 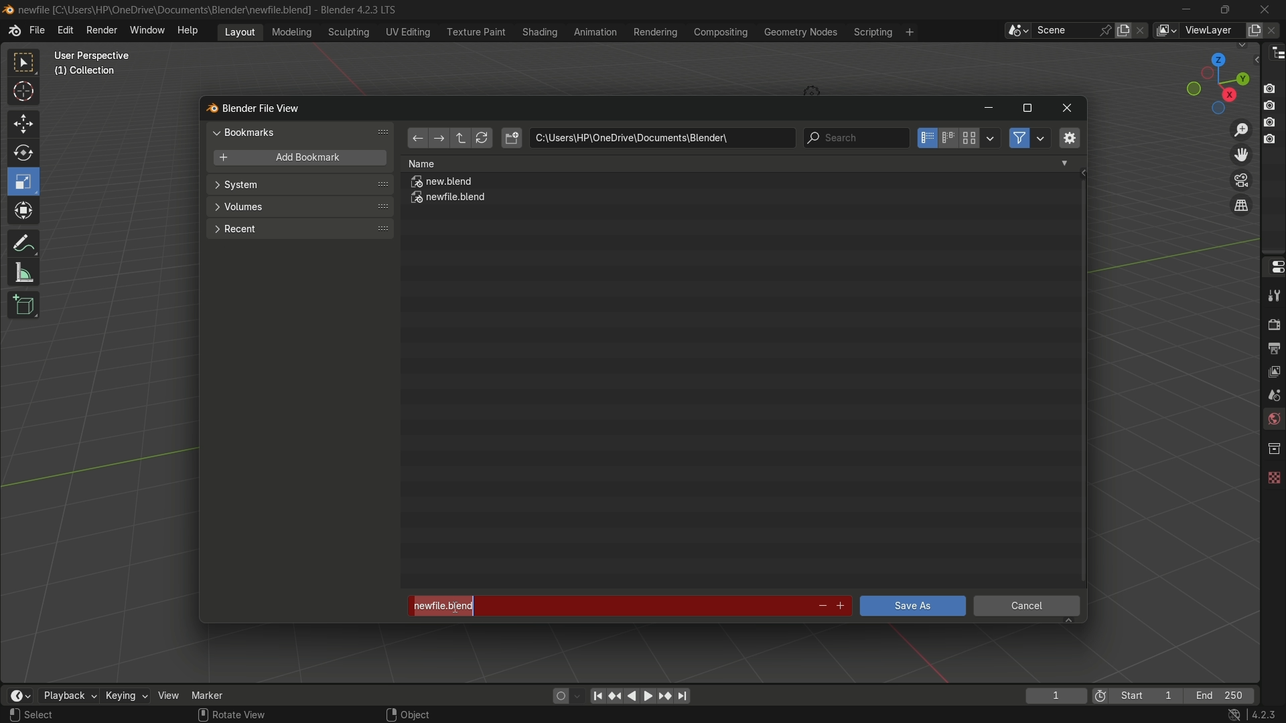 What do you see at coordinates (657, 32) in the screenshot?
I see `rendering menu` at bounding box center [657, 32].